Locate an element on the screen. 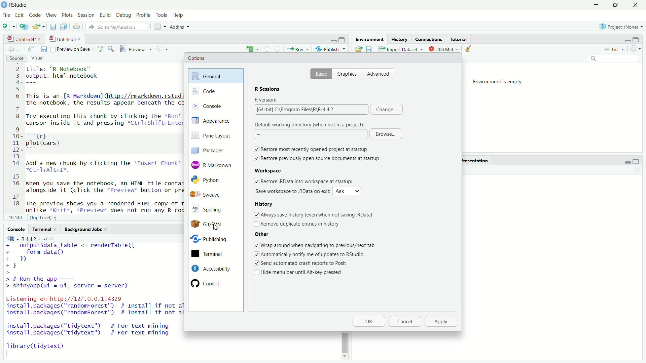  Appearance is located at coordinates (215, 121).